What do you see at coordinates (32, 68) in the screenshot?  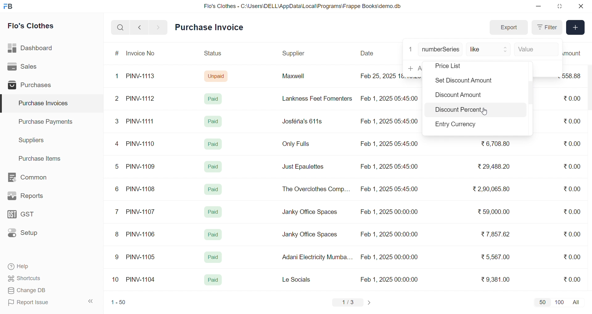 I see `Sales` at bounding box center [32, 68].